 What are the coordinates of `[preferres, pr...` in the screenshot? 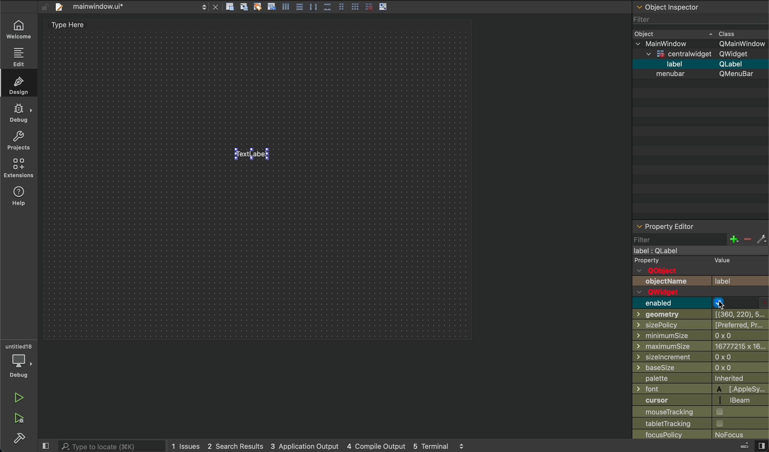 It's located at (740, 325).